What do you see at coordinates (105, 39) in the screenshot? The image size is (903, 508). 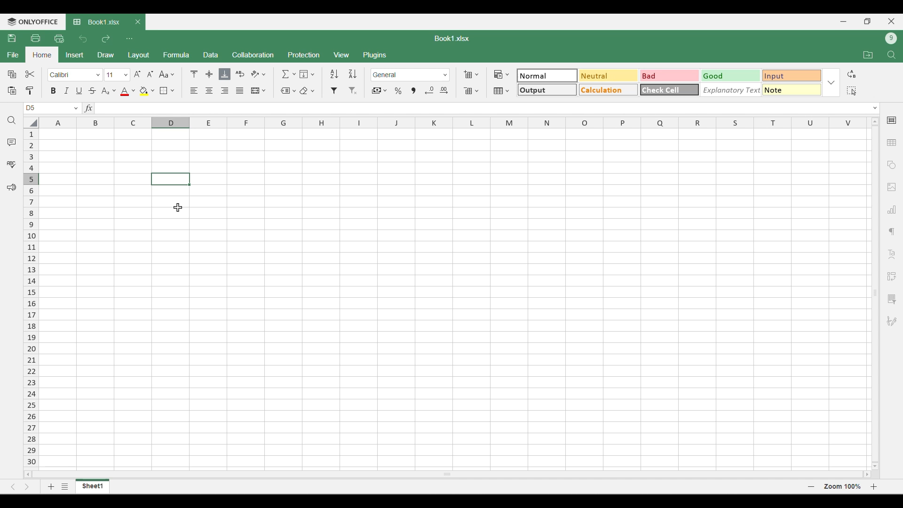 I see `Redo` at bounding box center [105, 39].